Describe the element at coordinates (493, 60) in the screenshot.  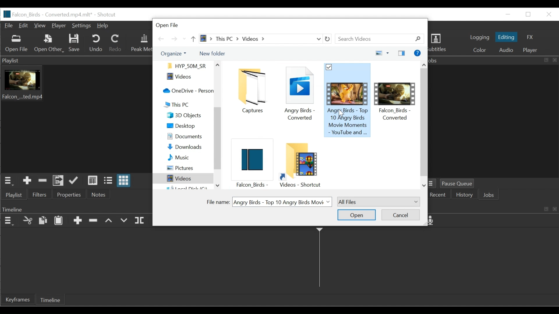
I see `Jobs Panel` at that location.